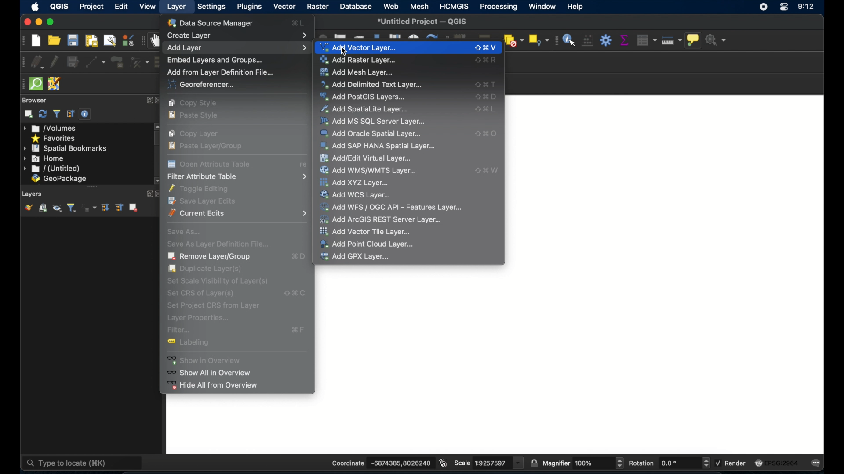  What do you see at coordinates (197, 134) in the screenshot?
I see `Copy layer` at bounding box center [197, 134].